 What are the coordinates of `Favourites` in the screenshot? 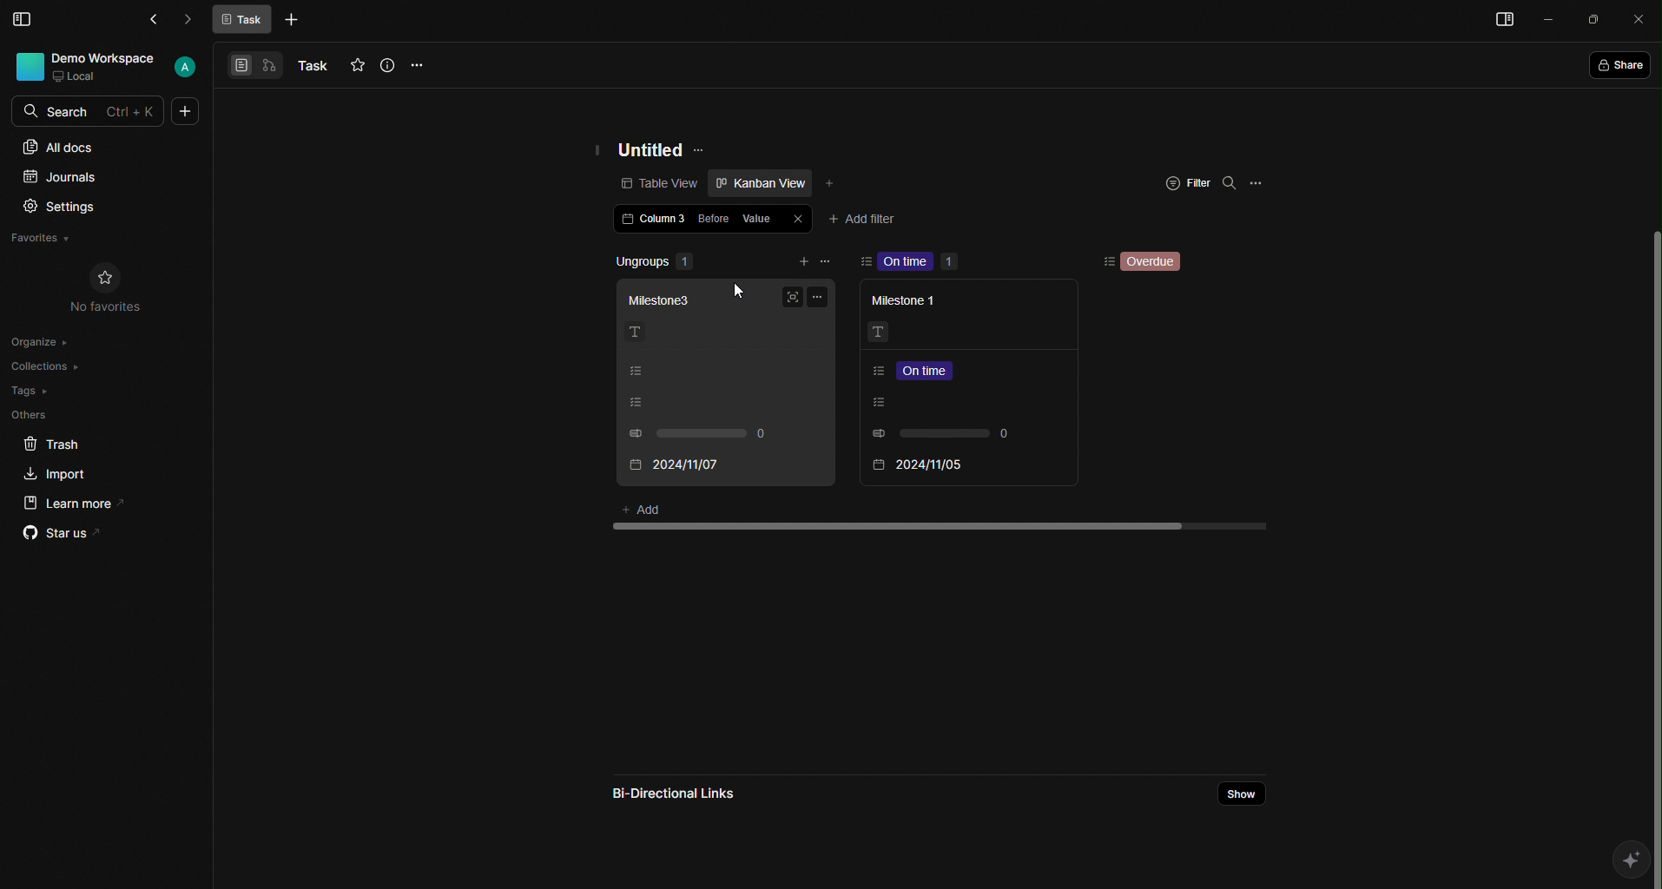 It's located at (357, 64).